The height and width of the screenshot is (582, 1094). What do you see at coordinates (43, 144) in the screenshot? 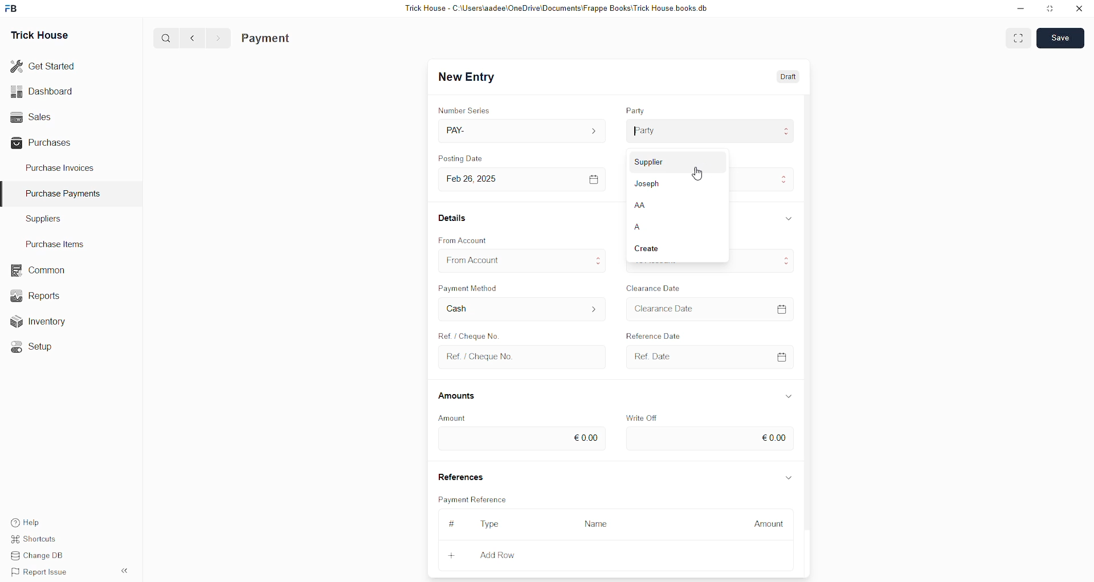
I see `Purchases` at bounding box center [43, 144].